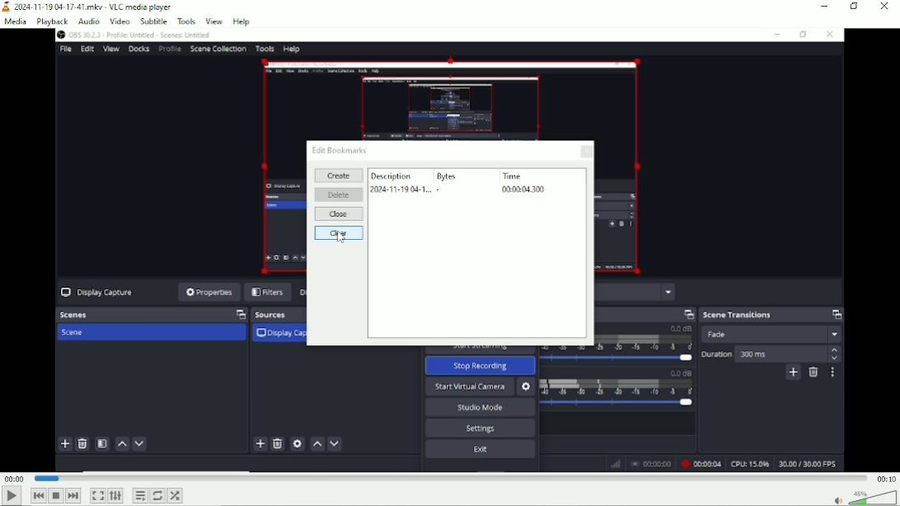 This screenshot has width=900, height=506. I want to click on Toggle playlist, so click(139, 495).